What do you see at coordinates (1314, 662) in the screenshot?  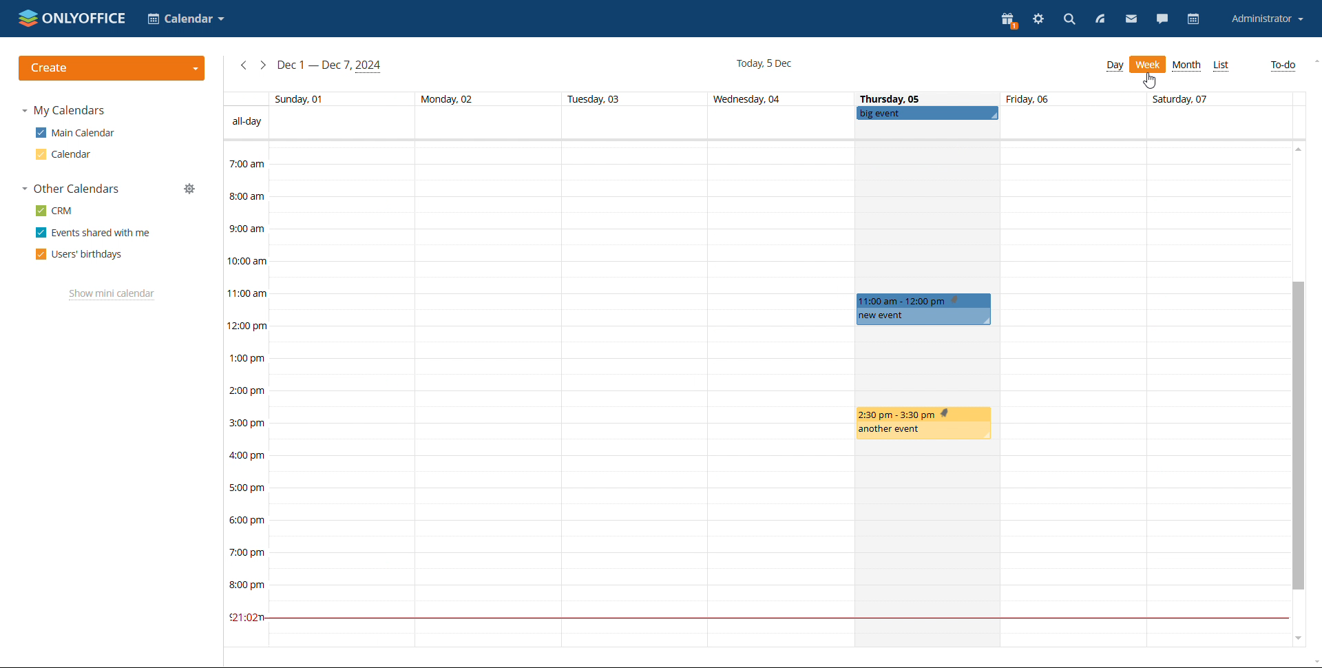 I see `scroll down` at bounding box center [1314, 662].